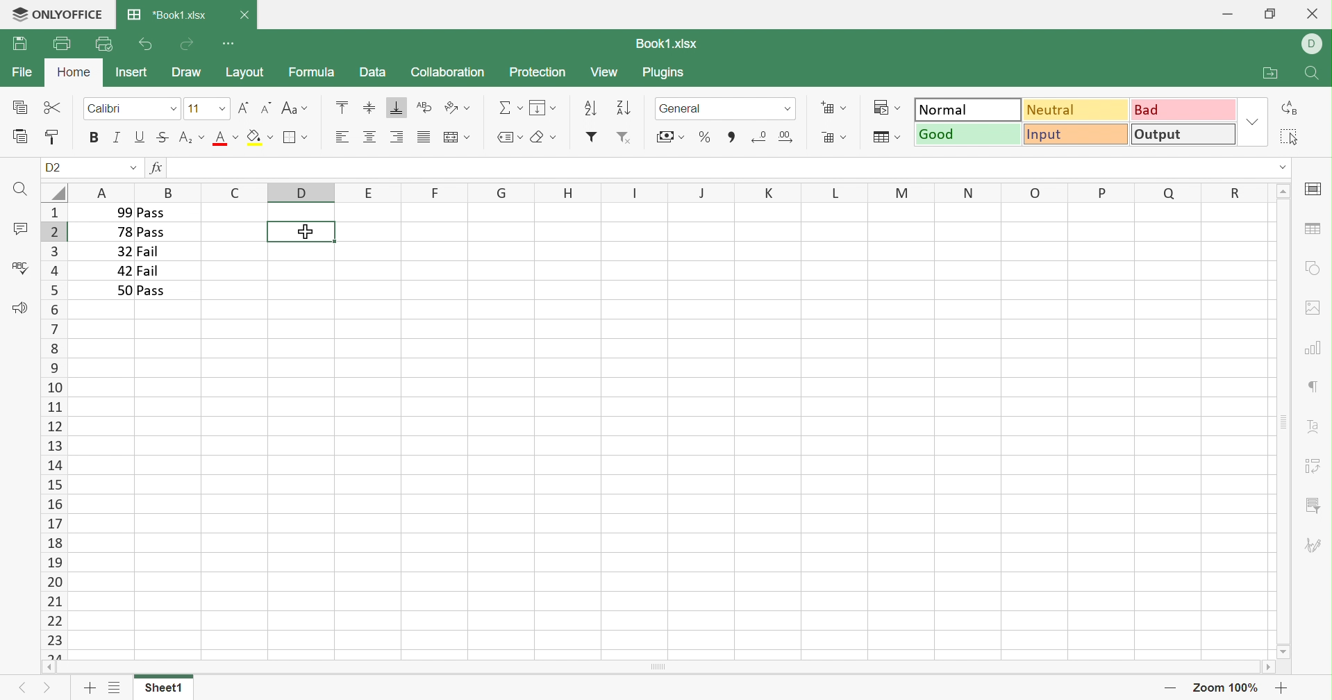 This screenshot has width=1332, height=700. What do you see at coordinates (658, 668) in the screenshot?
I see `Scroll bar` at bounding box center [658, 668].